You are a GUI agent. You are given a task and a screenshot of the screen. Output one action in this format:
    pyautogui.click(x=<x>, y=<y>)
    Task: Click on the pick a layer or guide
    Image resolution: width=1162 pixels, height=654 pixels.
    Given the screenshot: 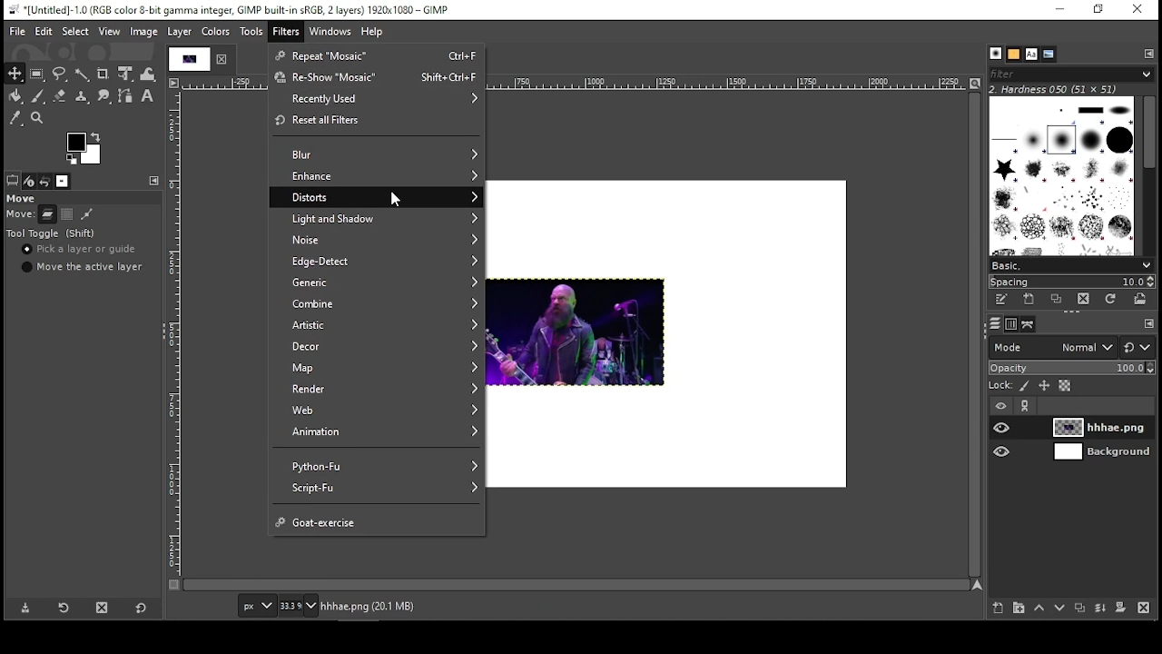 What is the action you would take?
    pyautogui.click(x=81, y=250)
    